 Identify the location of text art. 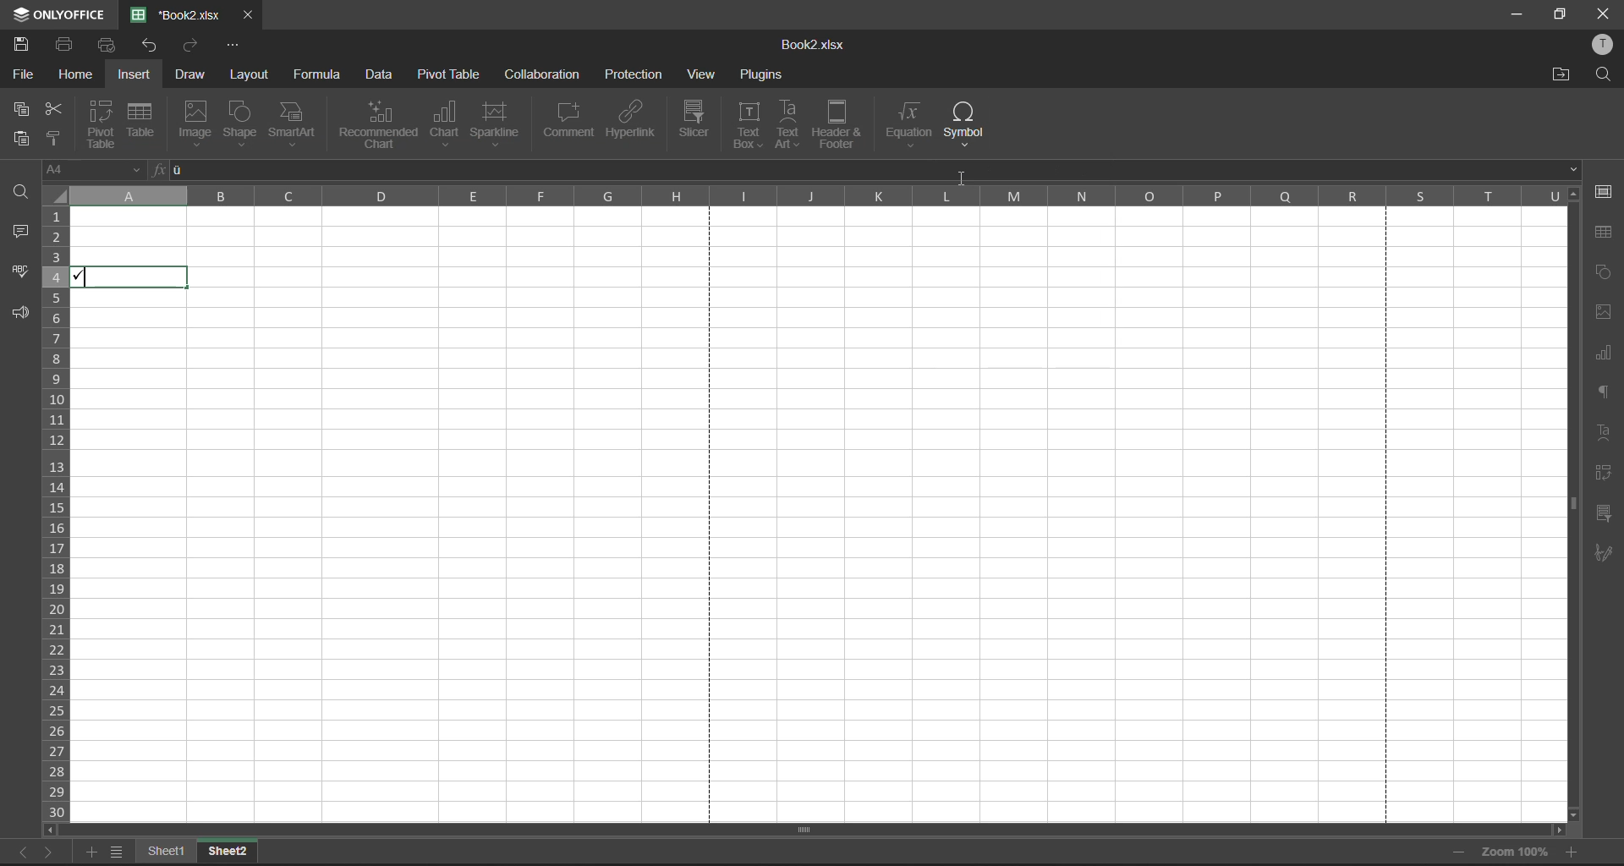
(792, 125).